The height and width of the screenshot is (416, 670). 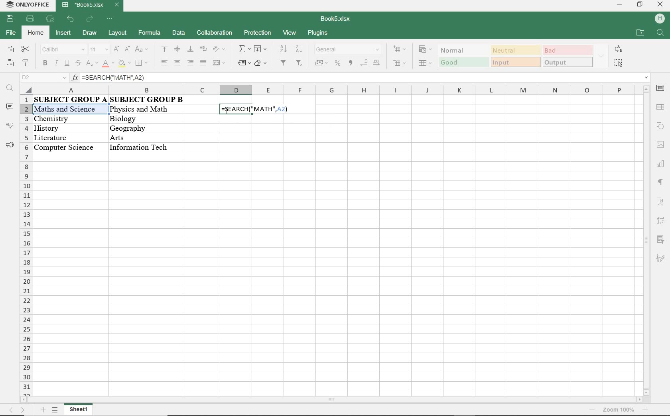 What do you see at coordinates (26, 49) in the screenshot?
I see `cut` at bounding box center [26, 49].